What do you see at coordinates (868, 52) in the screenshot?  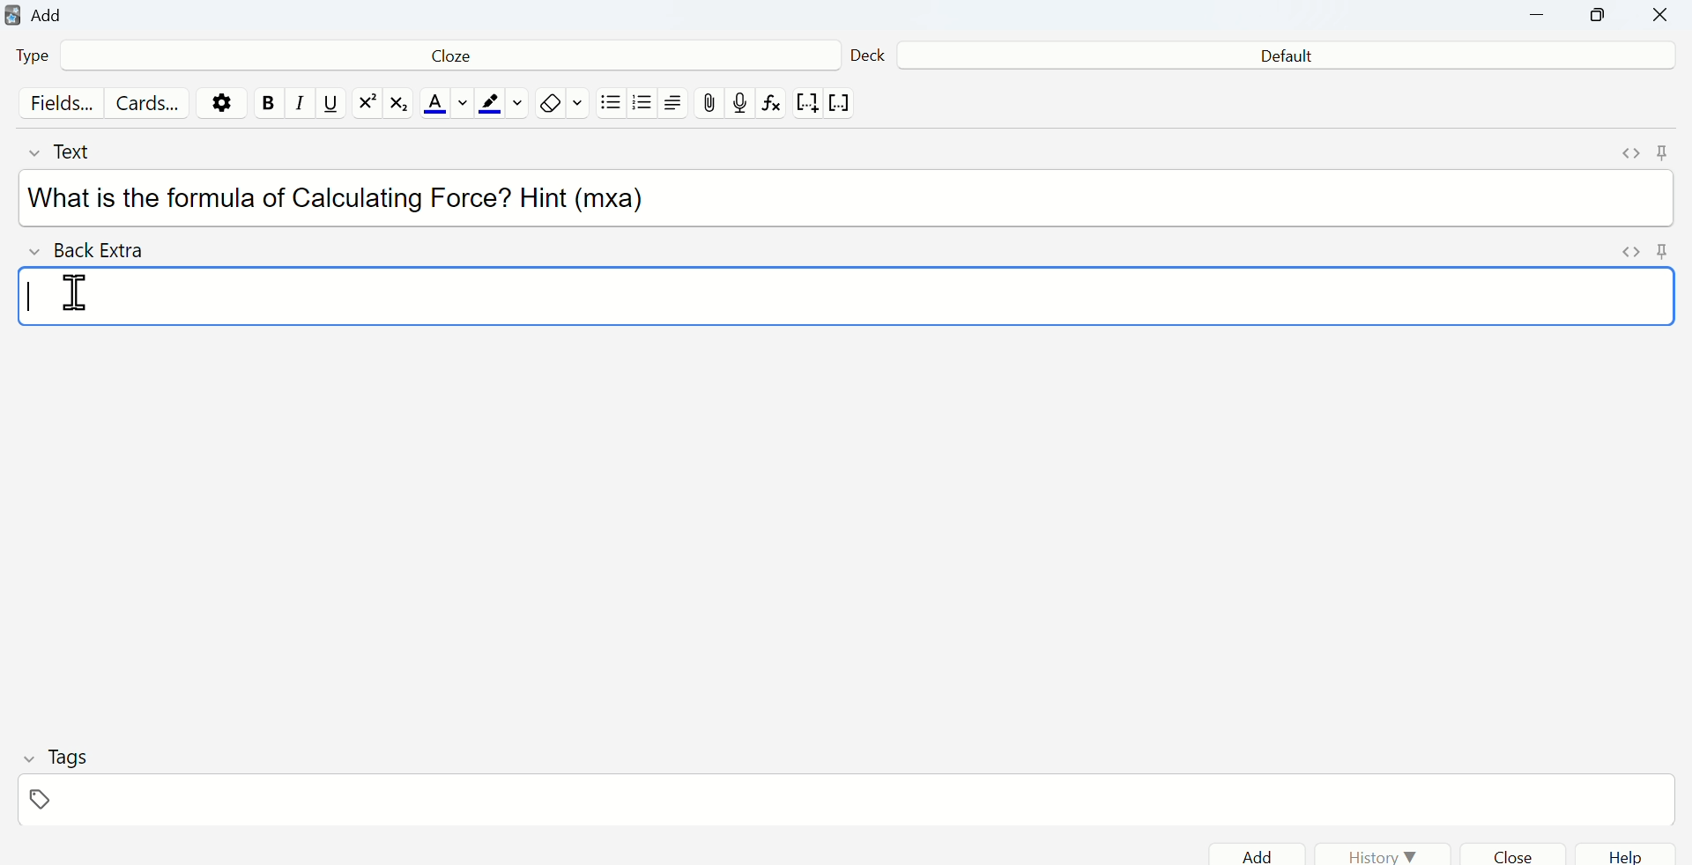 I see `Deck` at bounding box center [868, 52].